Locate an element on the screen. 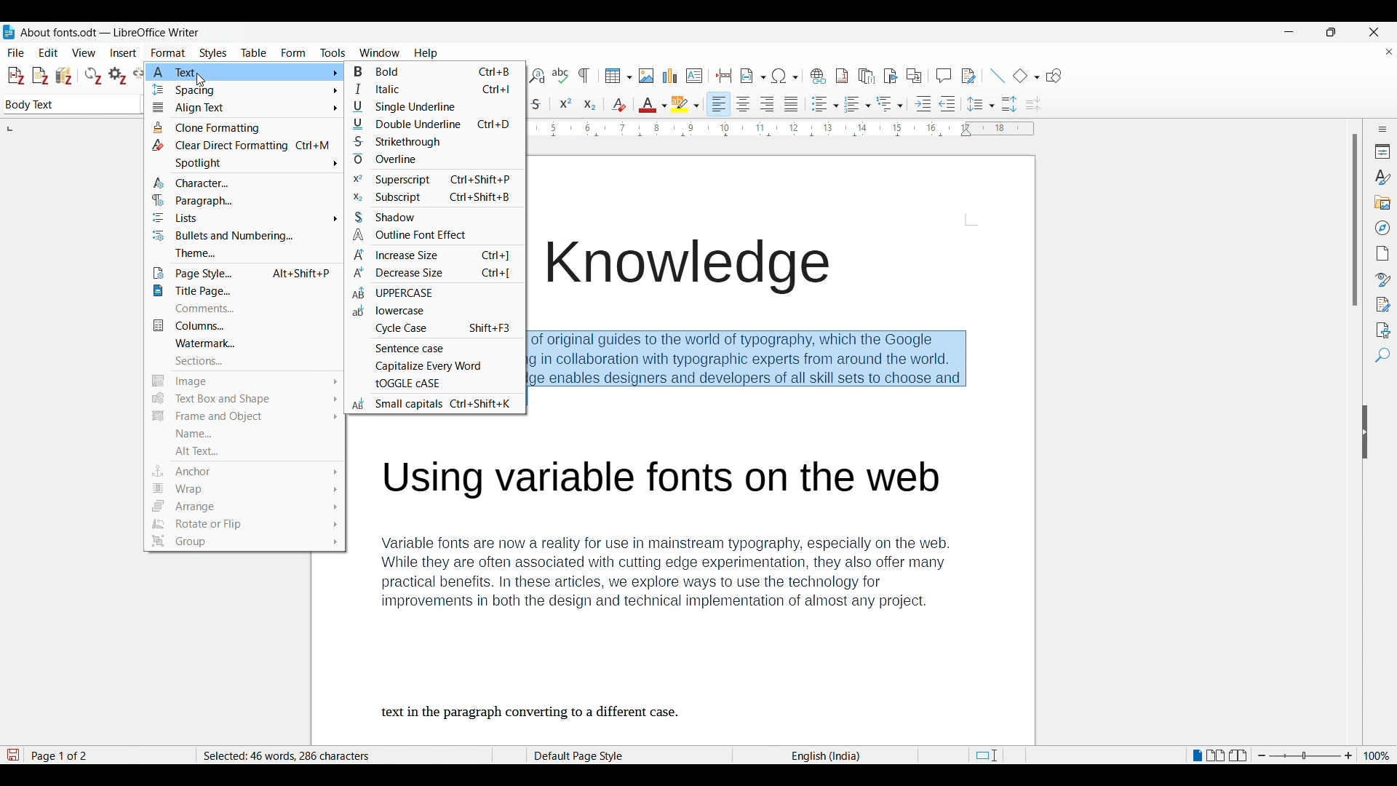 The image size is (1397, 786). character is located at coordinates (231, 183).